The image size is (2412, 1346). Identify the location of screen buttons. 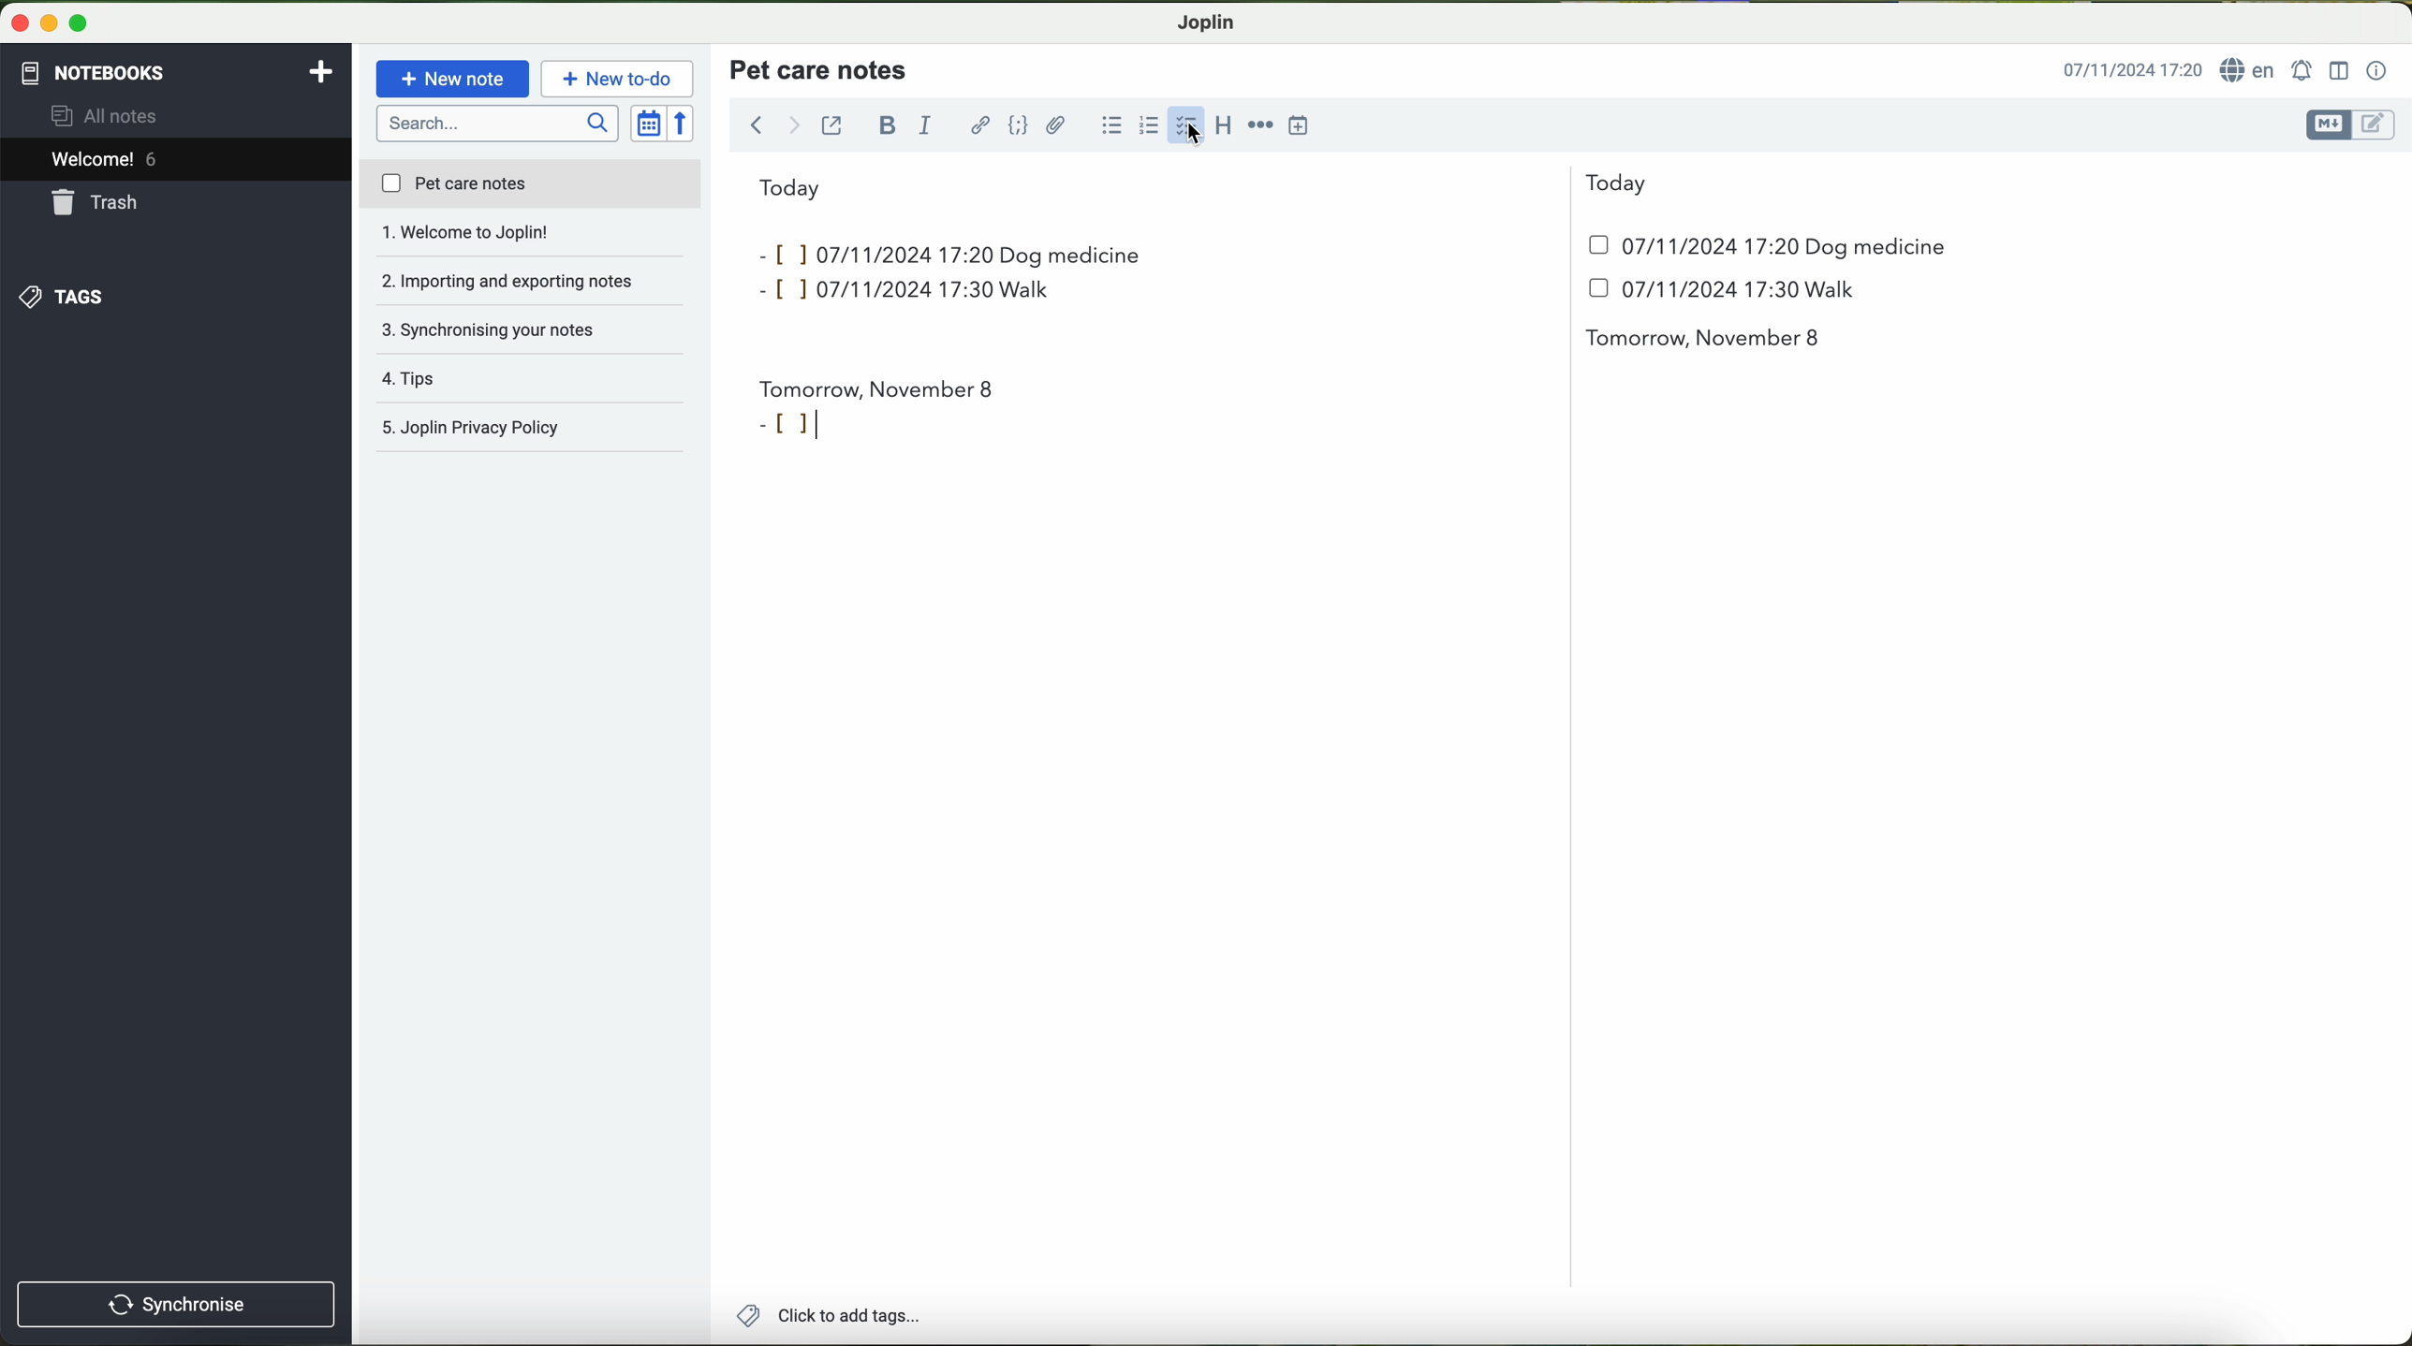
(47, 24).